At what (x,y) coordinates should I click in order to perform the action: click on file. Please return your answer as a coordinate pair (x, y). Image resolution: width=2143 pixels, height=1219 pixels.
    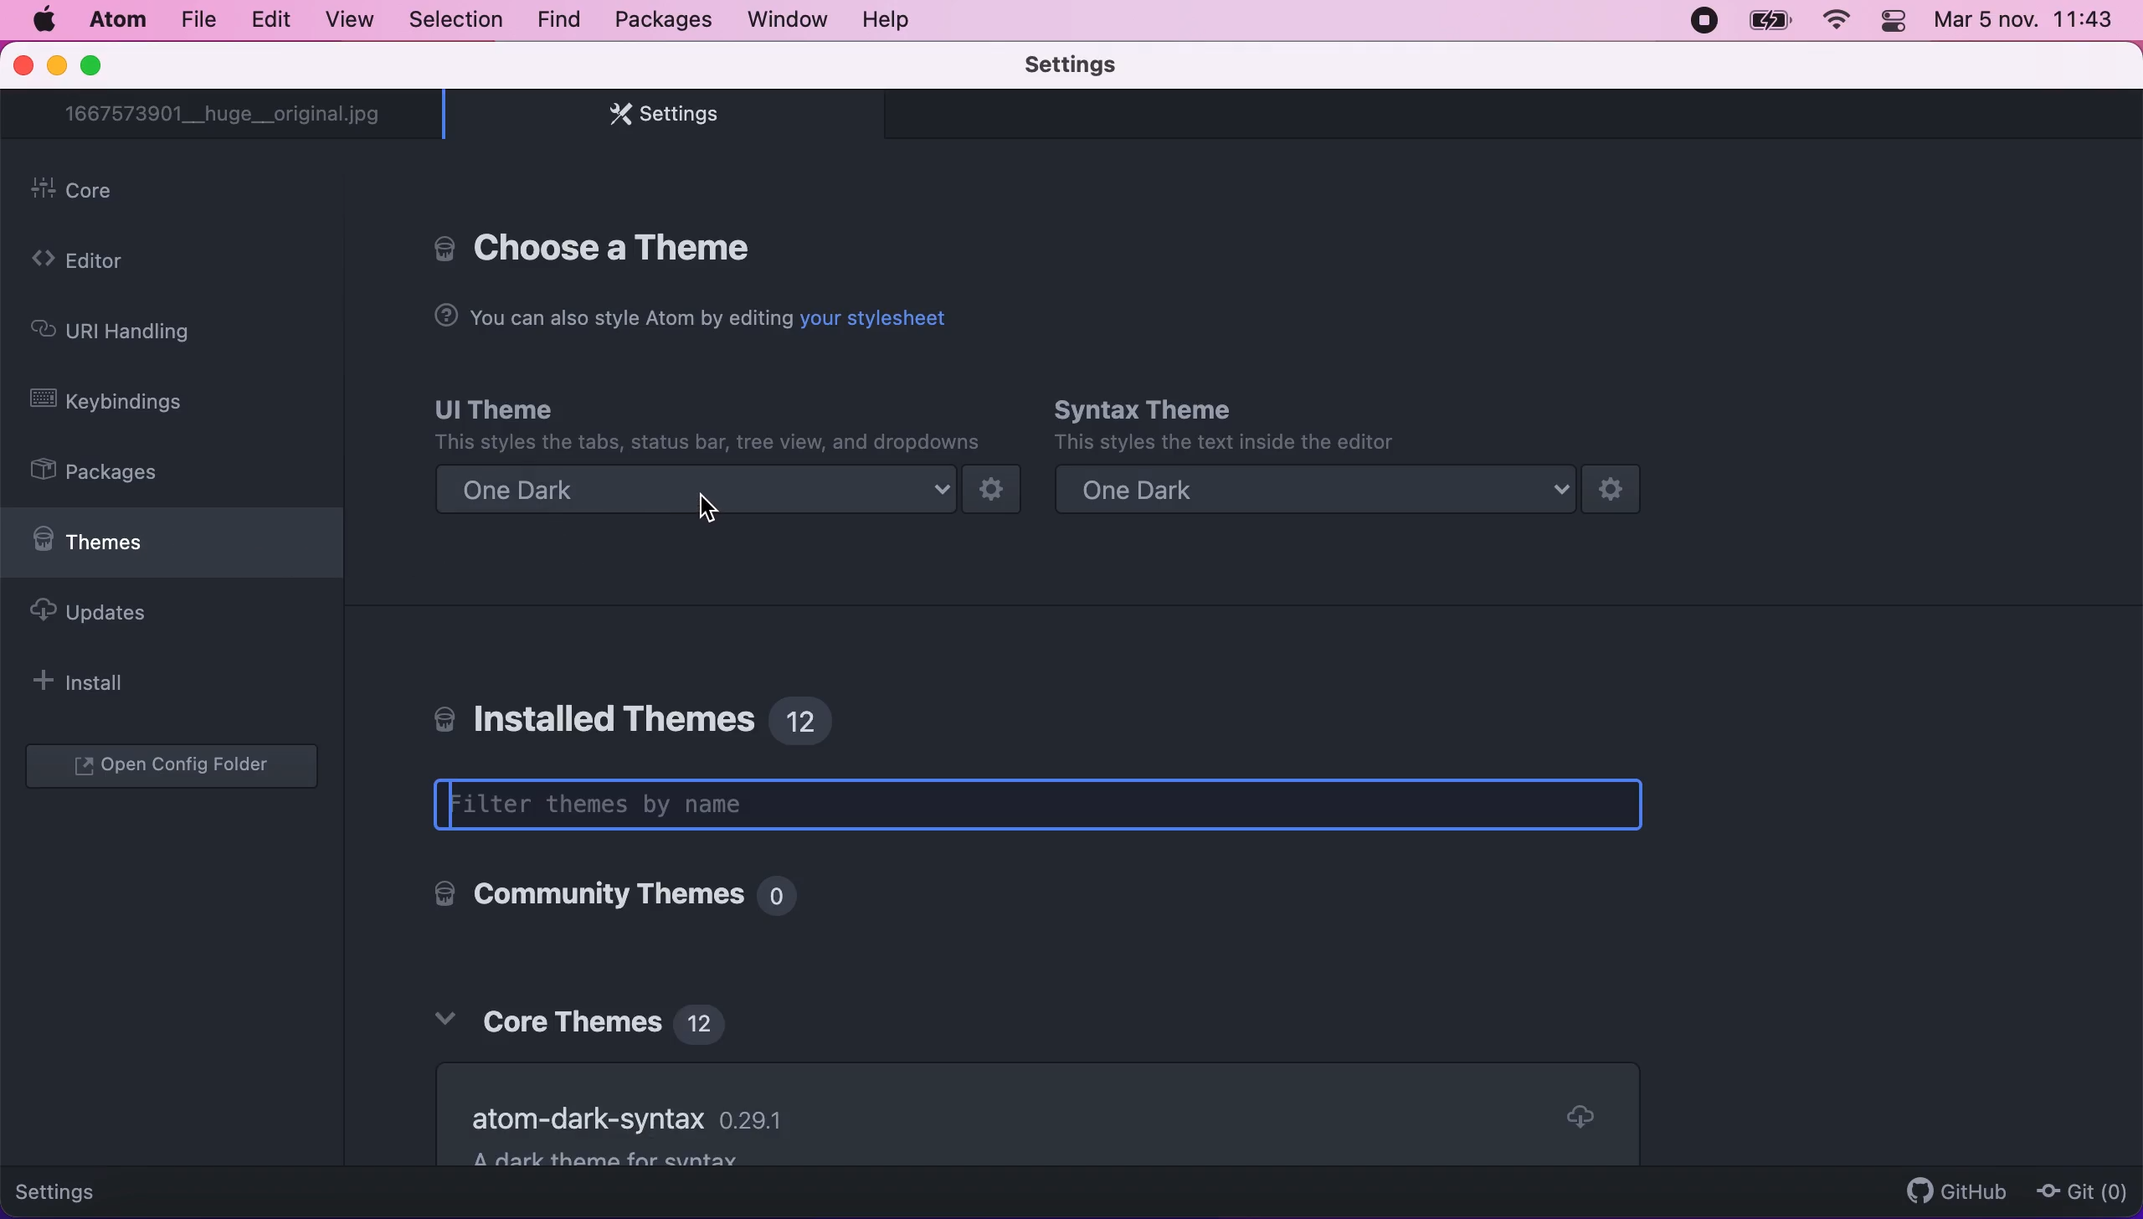
    Looking at the image, I should click on (197, 23).